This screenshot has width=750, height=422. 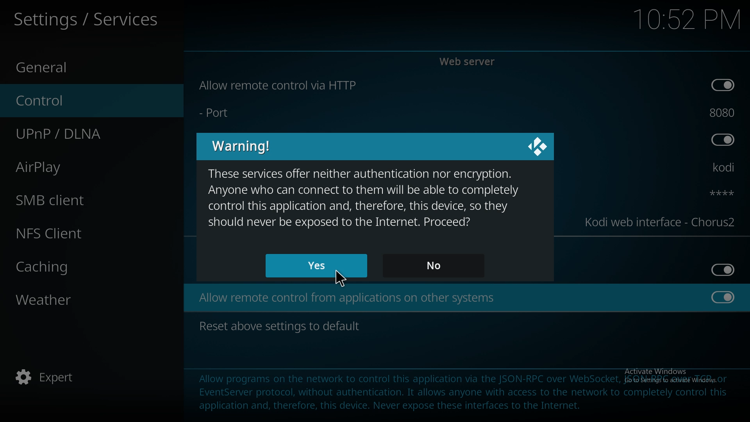 I want to click on general, so click(x=82, y=68).